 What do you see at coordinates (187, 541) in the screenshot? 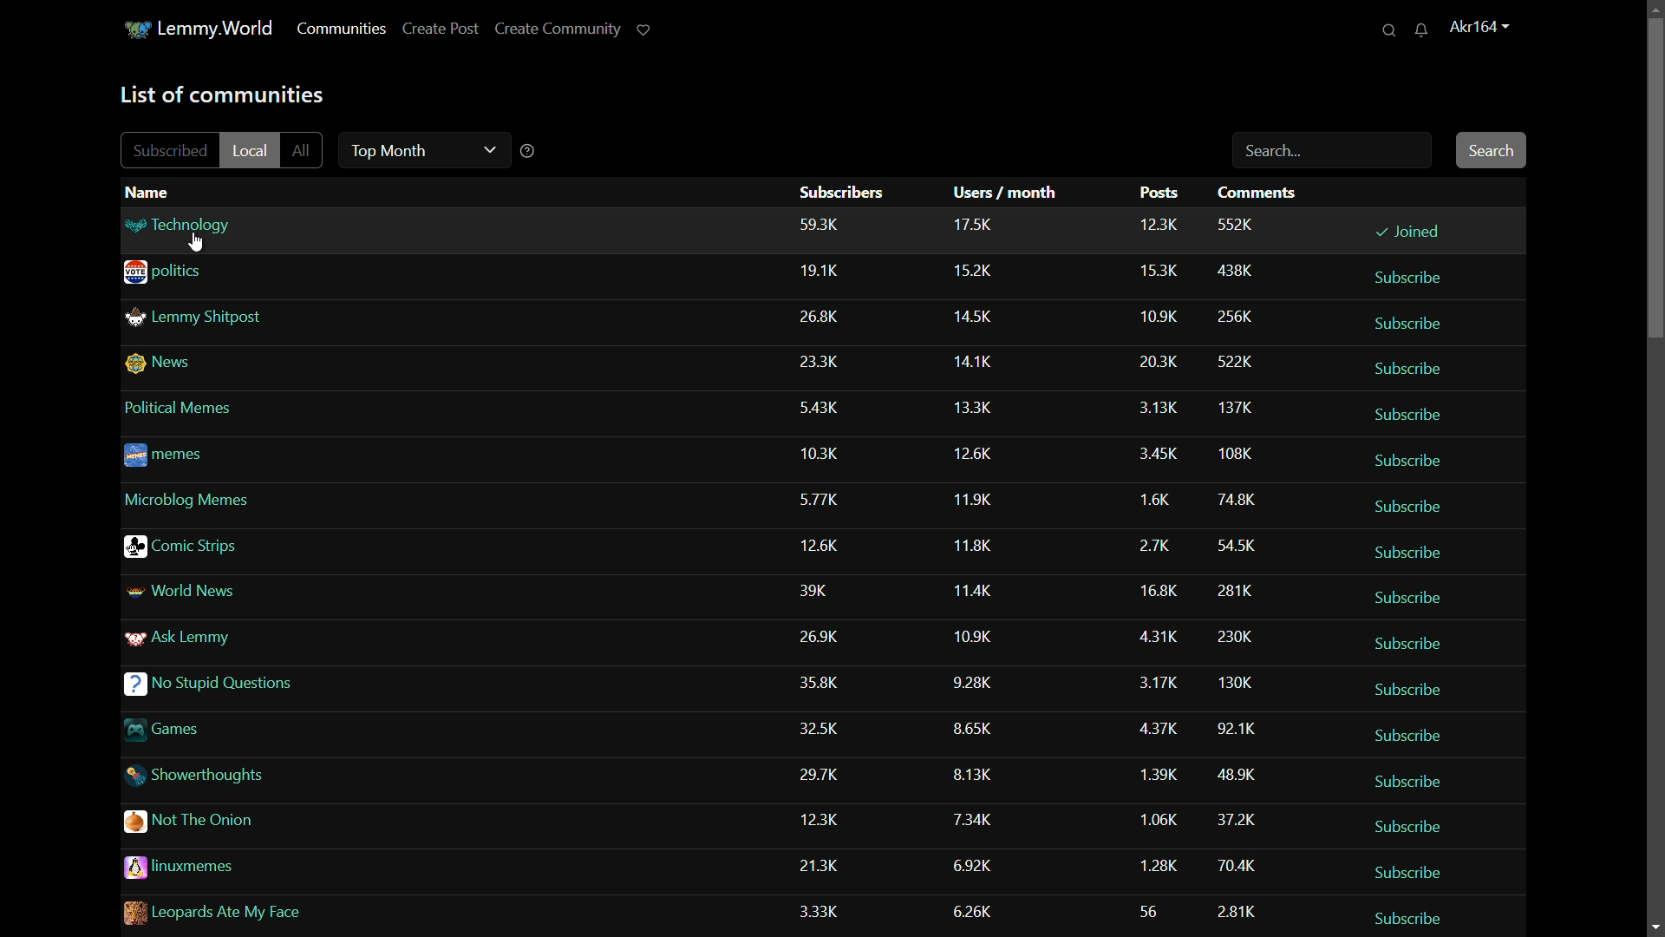
I see `communities name` at bounding box center [187, 541].